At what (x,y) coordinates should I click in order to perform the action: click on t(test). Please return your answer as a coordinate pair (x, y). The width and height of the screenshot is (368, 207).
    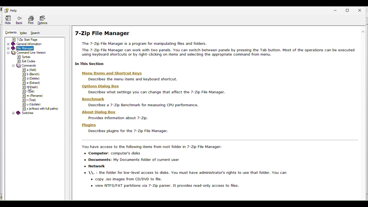
    Looking at the image, I should click on (29, 100).